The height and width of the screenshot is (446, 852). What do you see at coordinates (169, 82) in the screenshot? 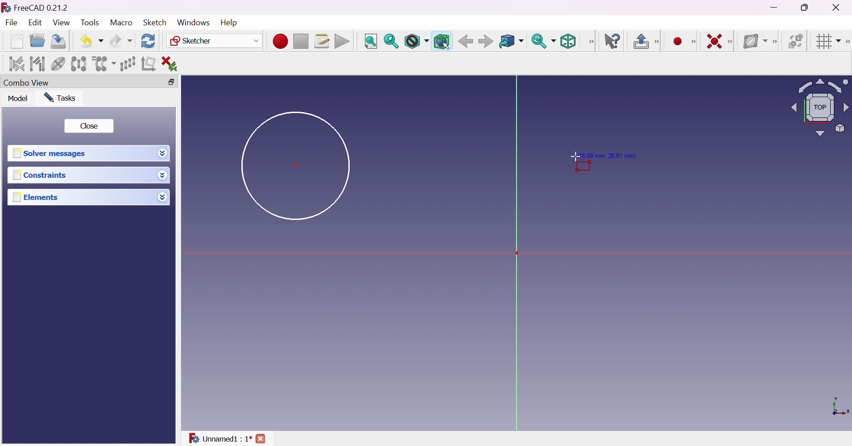
I see `Restore down` at bounding box center [169, 82].